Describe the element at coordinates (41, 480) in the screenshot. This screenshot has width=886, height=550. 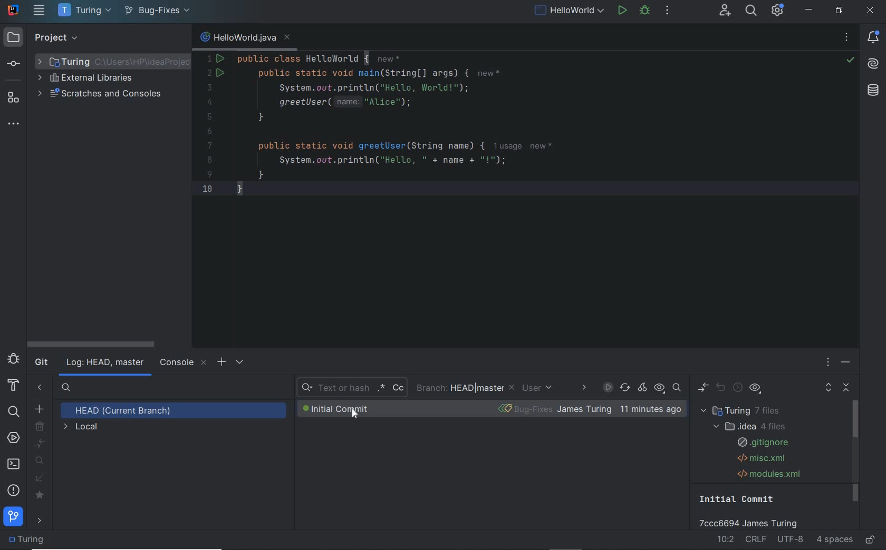
I see `fetch all remotes` at that location.